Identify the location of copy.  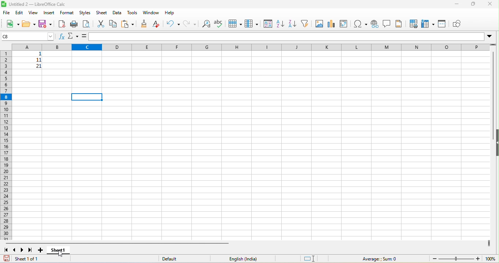
(113, 24).